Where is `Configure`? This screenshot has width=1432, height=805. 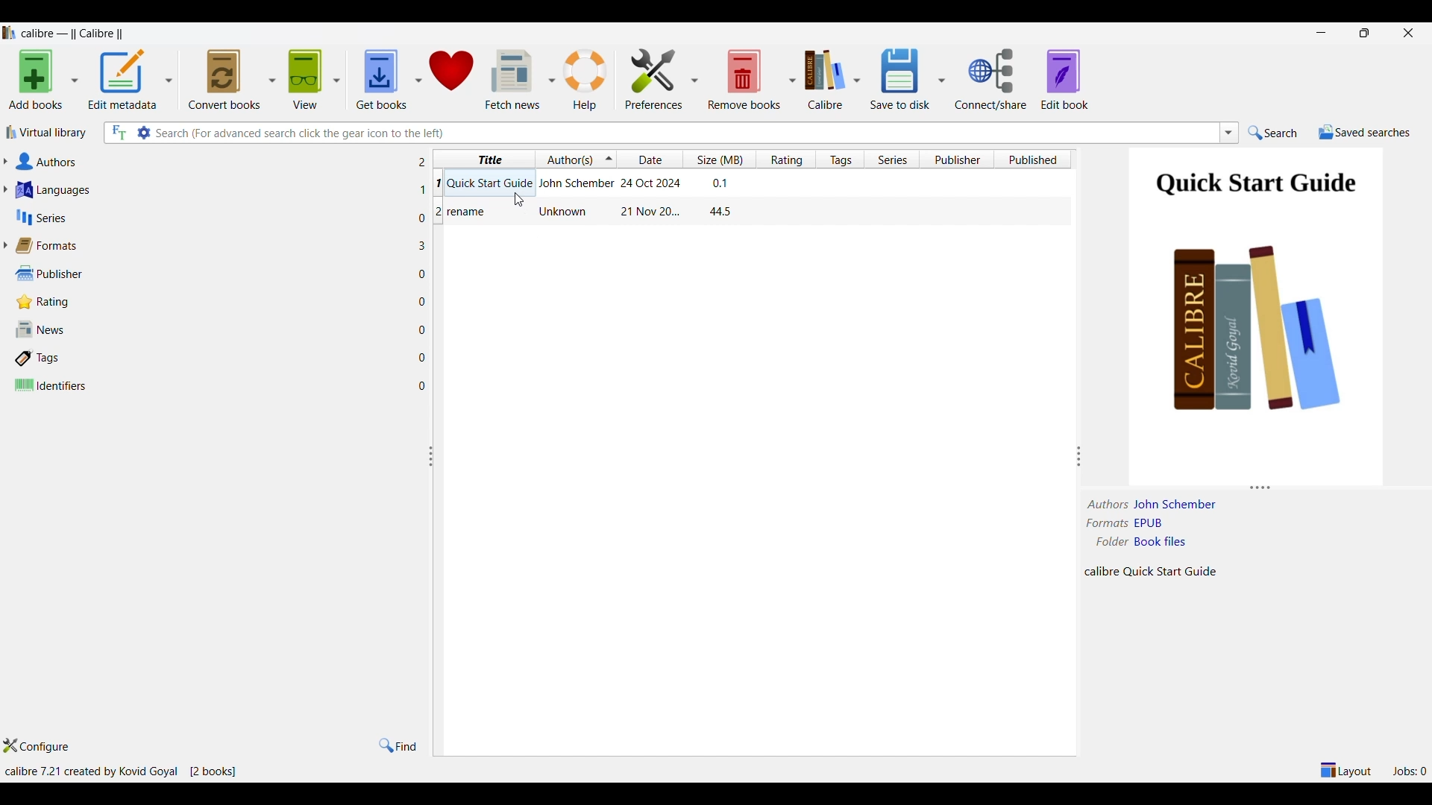
Configure is located at coordinates (36, 746).